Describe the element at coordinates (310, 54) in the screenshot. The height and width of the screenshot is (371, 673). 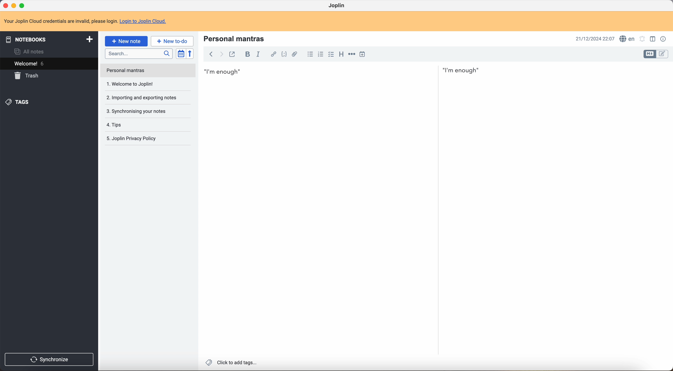
I see `bulleted list` at that location.